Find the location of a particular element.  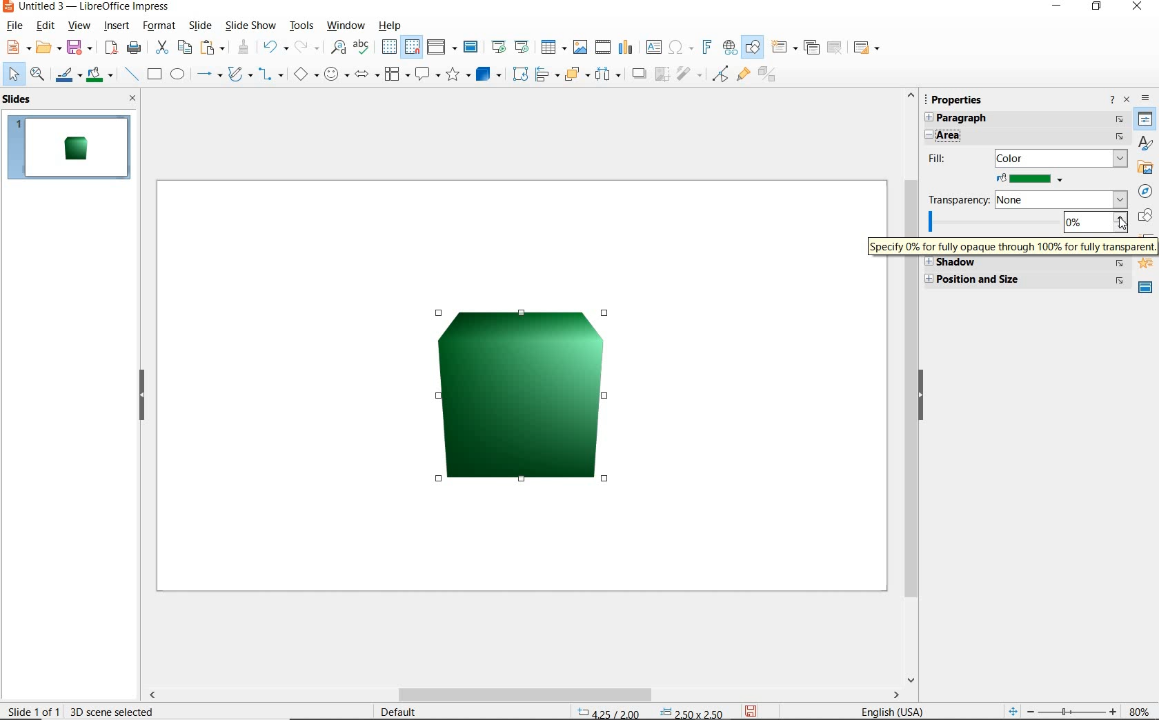

show draw functions is located at coordinates (754, 48).